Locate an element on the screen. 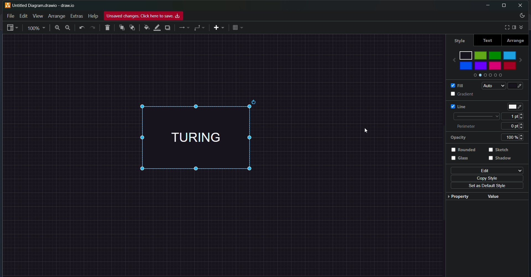 This screenshot has height=277, width=531. zoom percentage is located at coordinates (37, 28).